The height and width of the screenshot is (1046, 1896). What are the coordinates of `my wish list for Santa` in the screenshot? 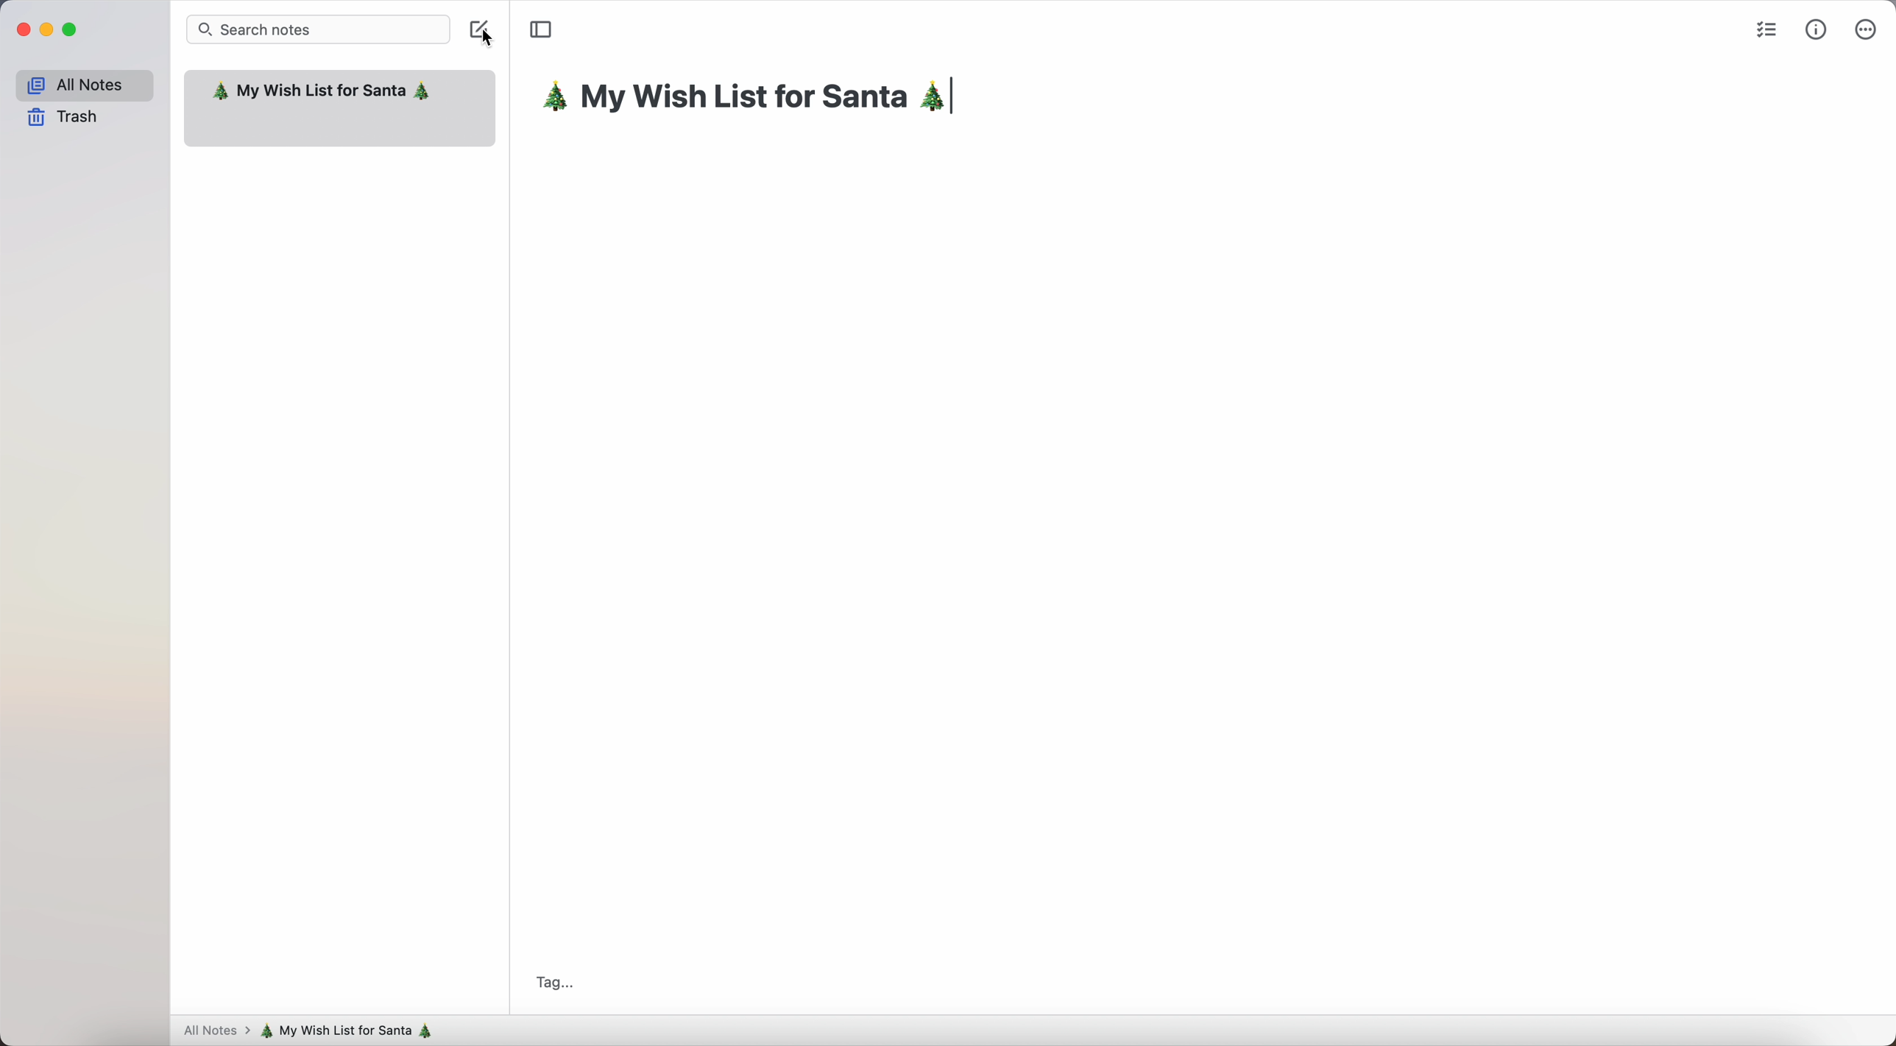 It's located at (753, 99).